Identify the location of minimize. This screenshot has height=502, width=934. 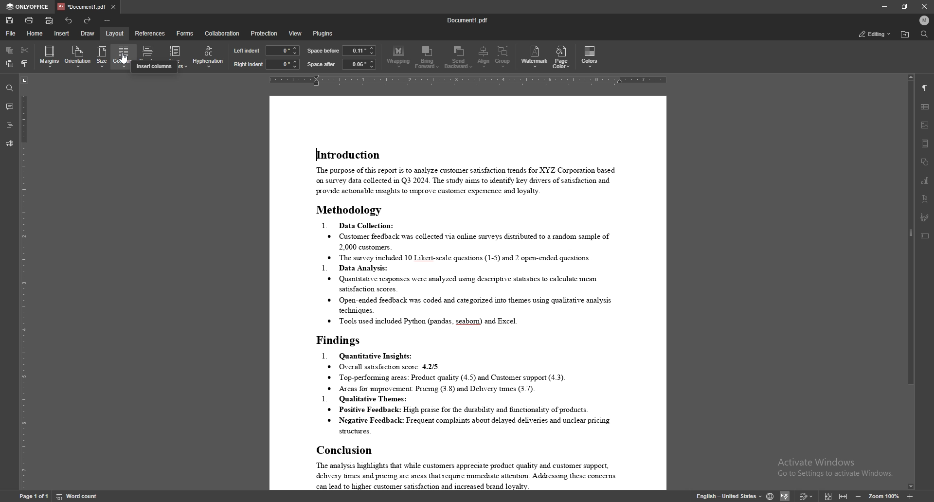
(884, 6).